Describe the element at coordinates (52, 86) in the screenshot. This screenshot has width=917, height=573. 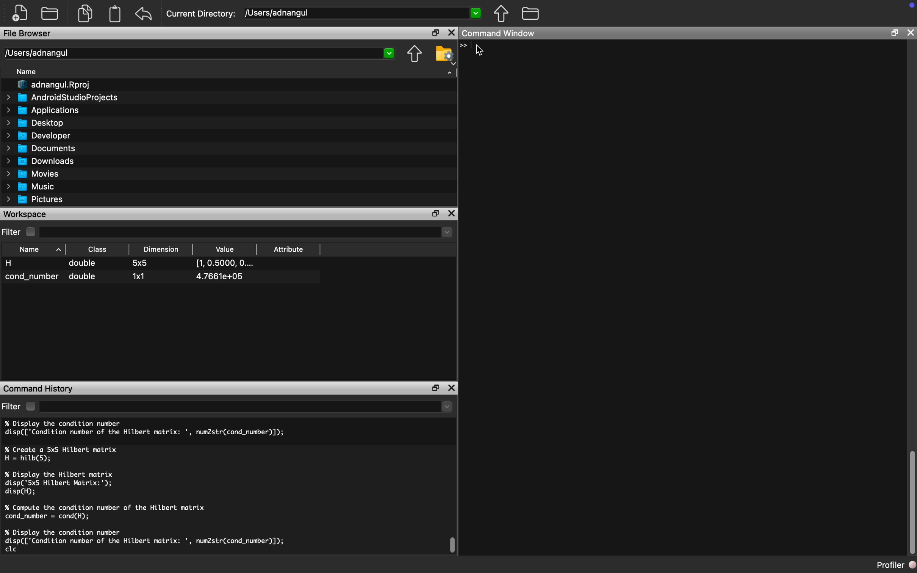
I see `adnangul.Rproj` at that location.